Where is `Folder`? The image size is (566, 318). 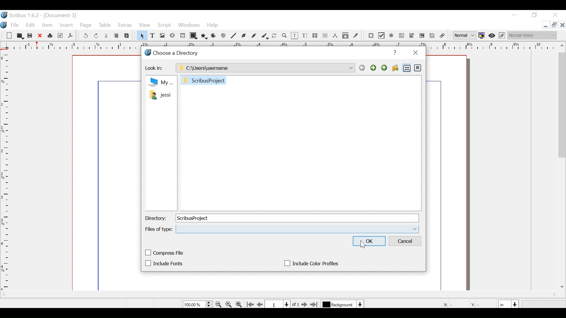 Folder is located at coordinates (205, 80).